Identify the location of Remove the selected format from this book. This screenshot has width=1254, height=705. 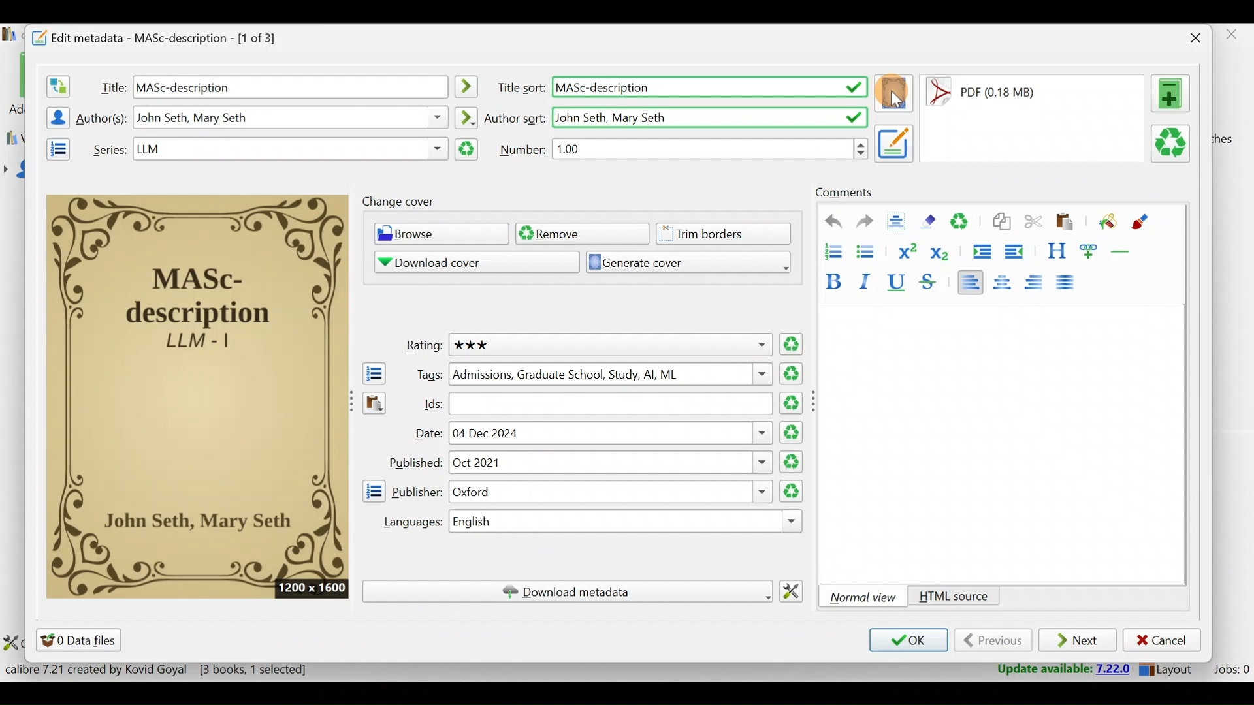
(1173, 144).